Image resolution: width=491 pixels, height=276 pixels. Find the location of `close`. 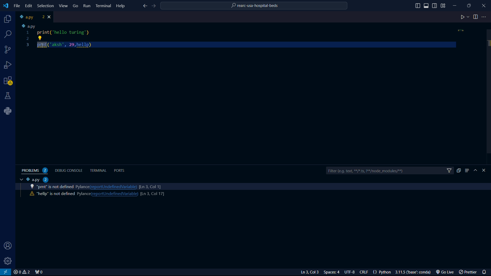

close is located at coordinates (21, 272).